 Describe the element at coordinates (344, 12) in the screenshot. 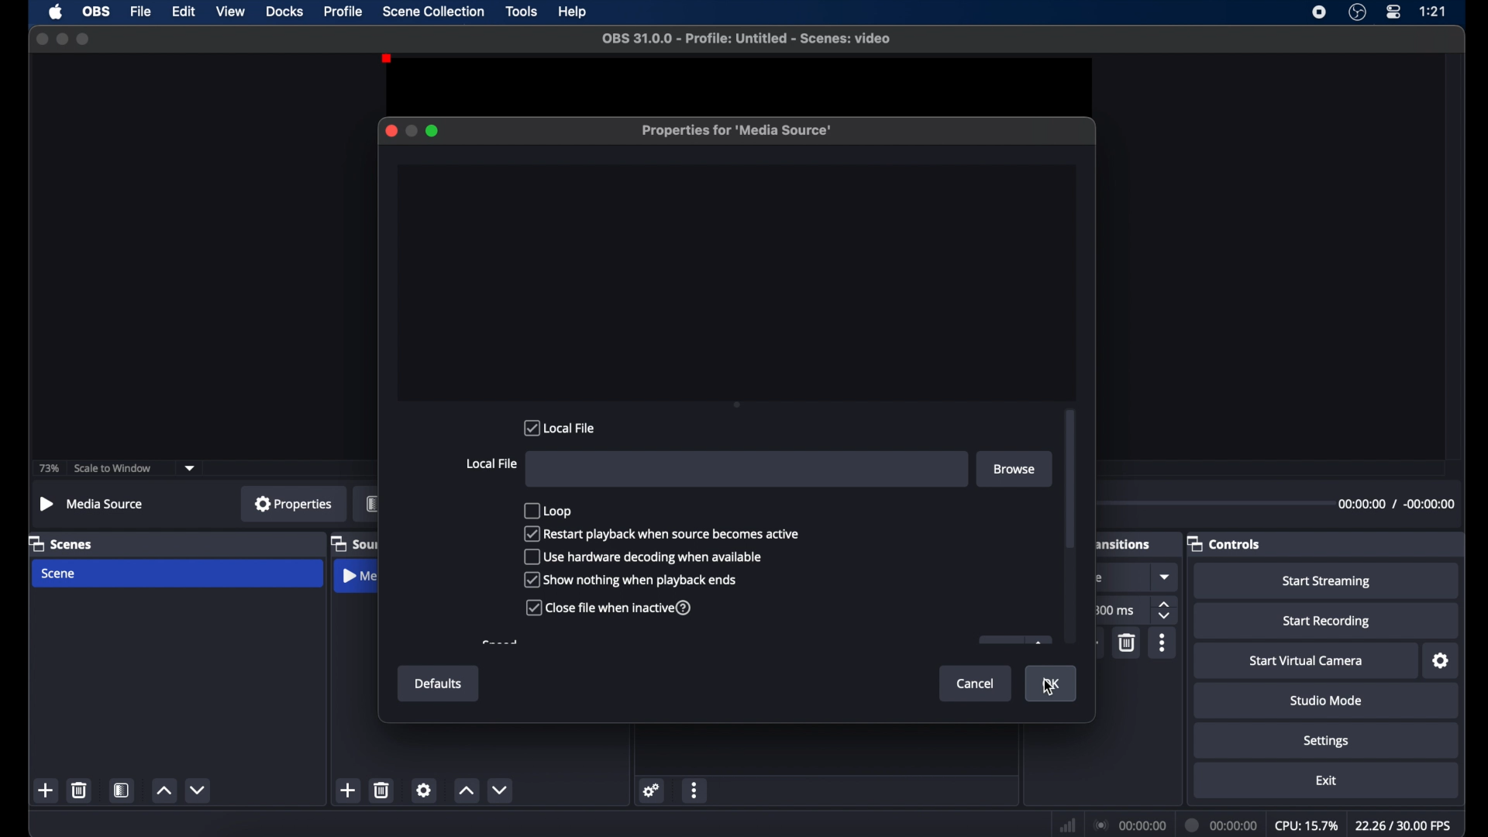

I see `profile` at that location.